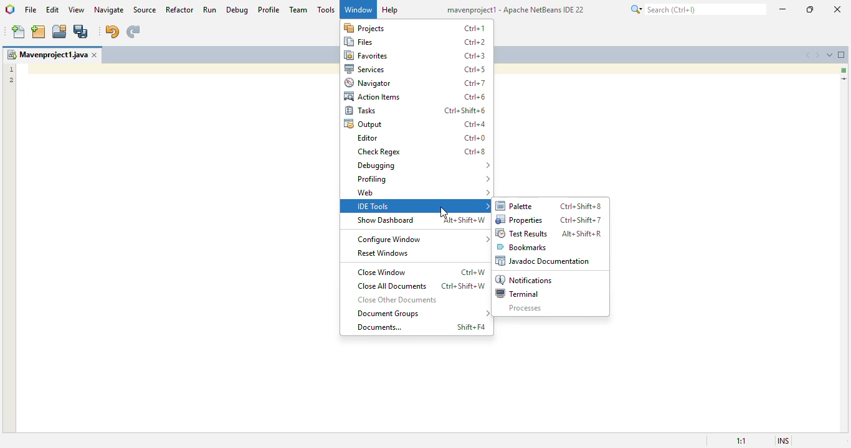 Image resolution: width=851 pixels, height=448 pixels. Describe the element at coordinates (581, 206) in the screenshot. I see `shortcut for palette` at that location.